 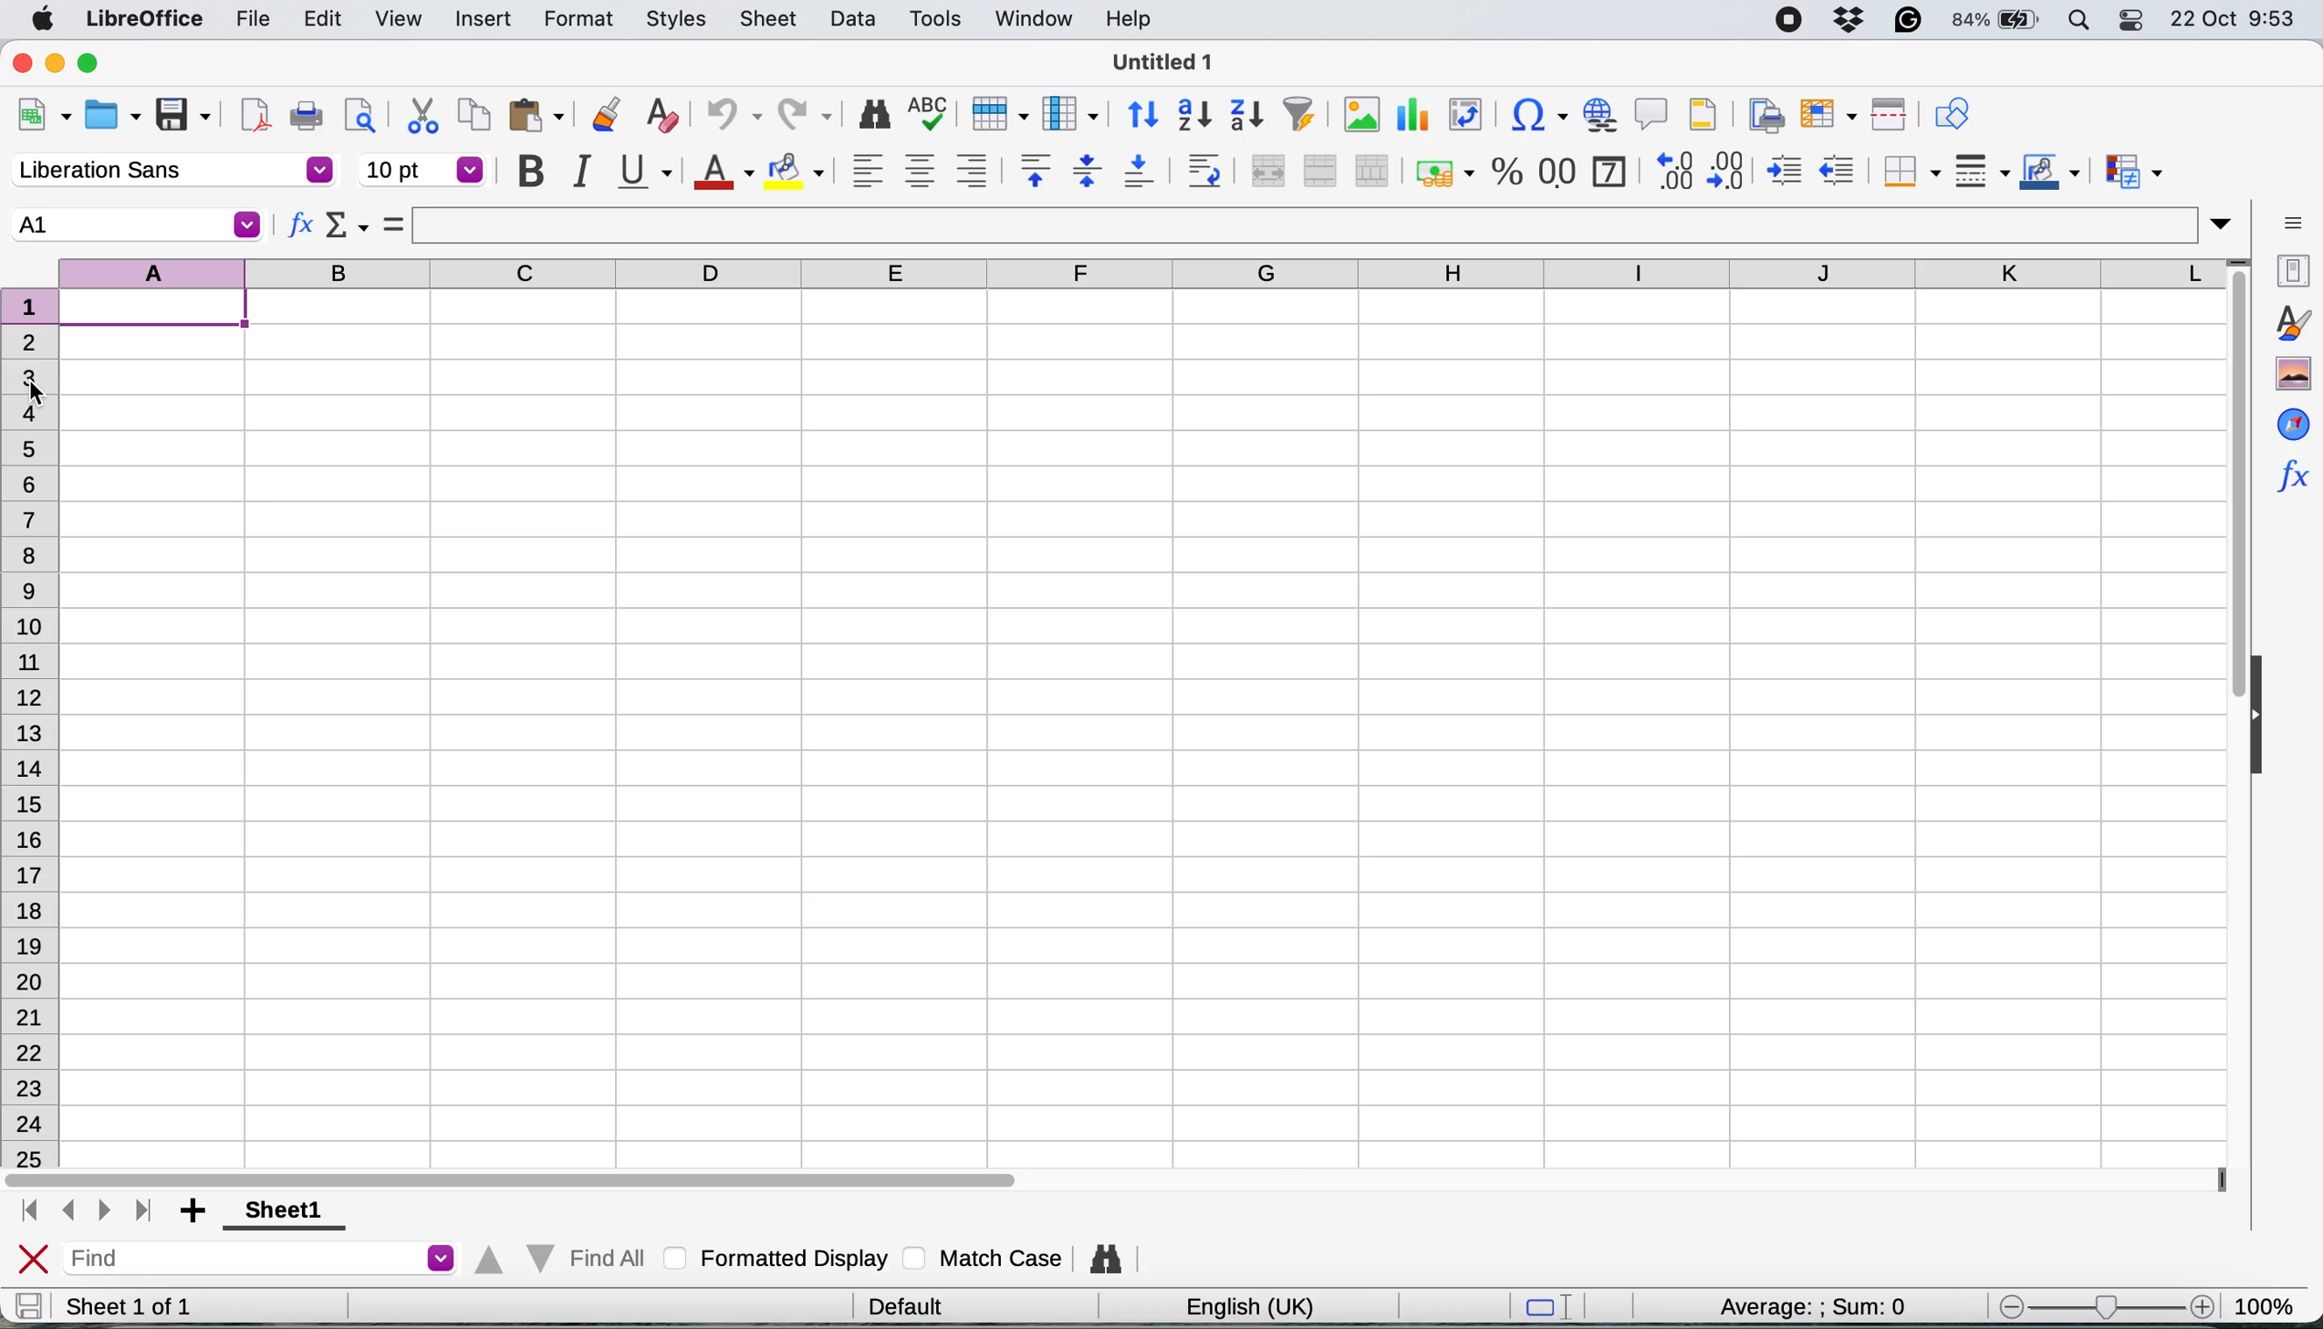 I want to click on row, so click(x=995, y=112).